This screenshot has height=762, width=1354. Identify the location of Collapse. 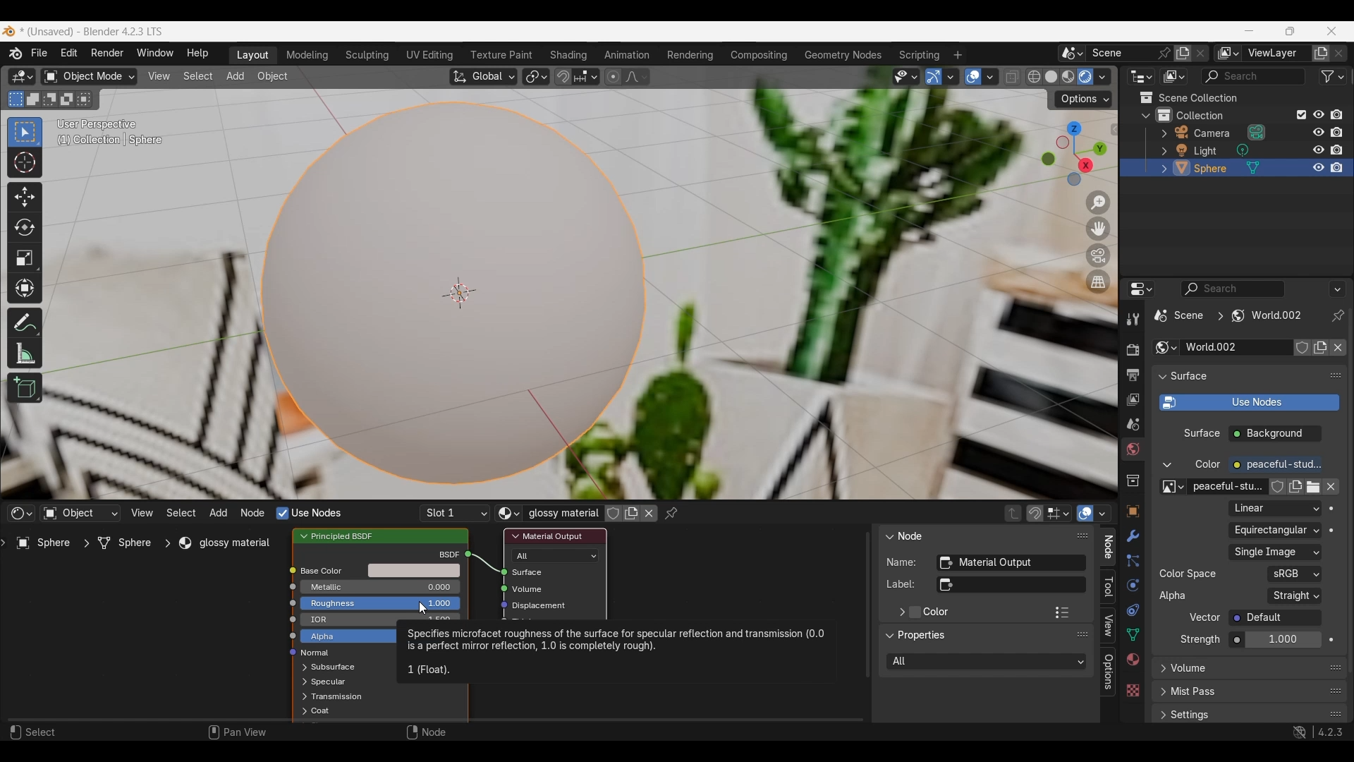
(1167, 465).